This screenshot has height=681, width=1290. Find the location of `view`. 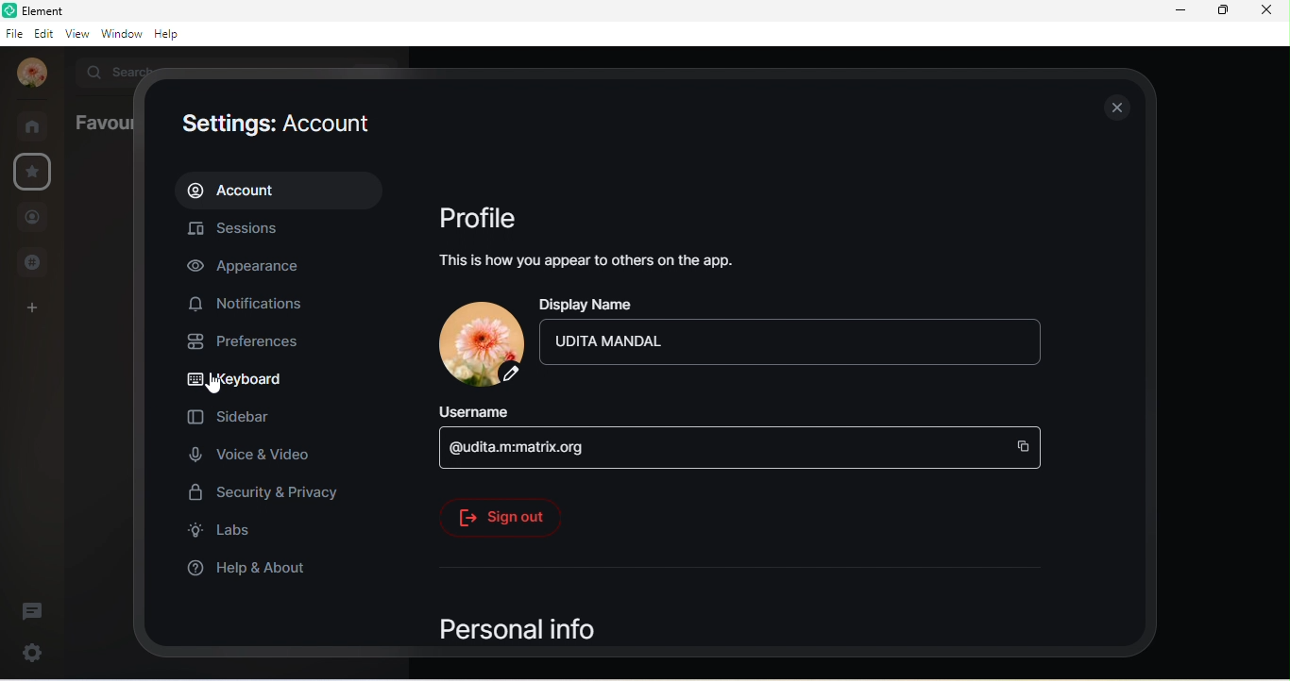

view is located at coordinates (77, 35).